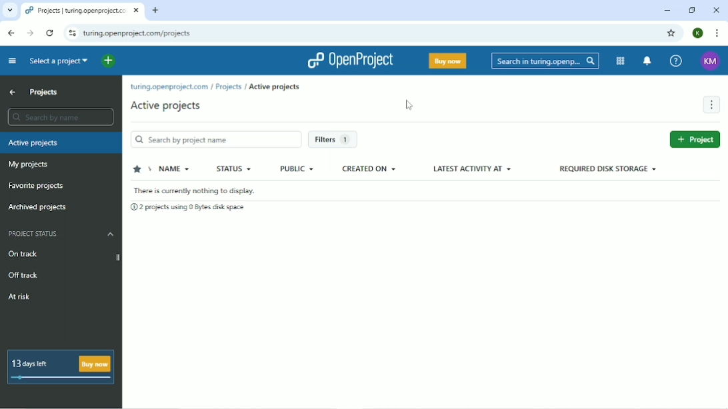 Image resolution: width=728 pixels, height=409 pixels. I want to click on Modules, so click(621, 61).